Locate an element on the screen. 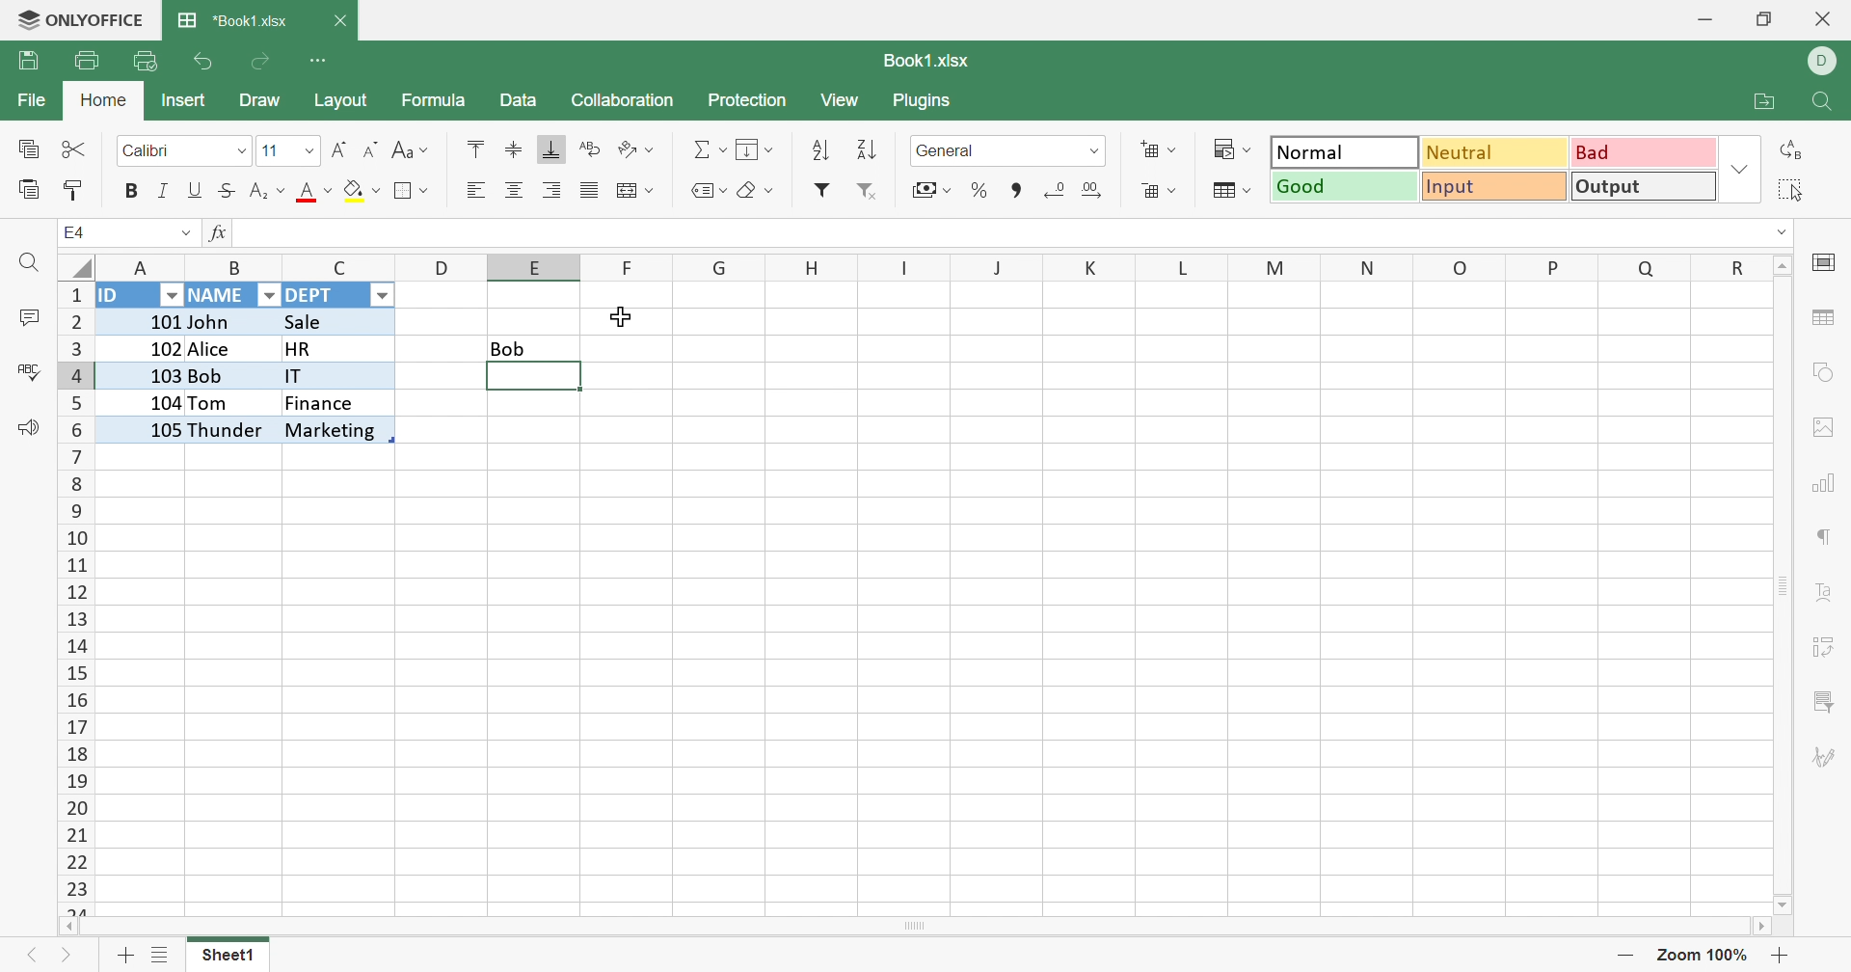 Image resolution: width=1851 pixels, height=972 pixels. Next is located at coordinates (67, 956).